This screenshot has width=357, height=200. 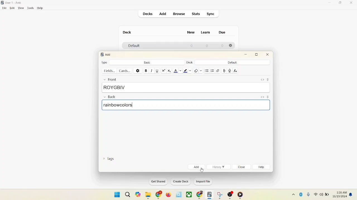 What do you see at coordinates (127, 32) in the screenshot?
I see `deck` at bounding box center [127, 32].